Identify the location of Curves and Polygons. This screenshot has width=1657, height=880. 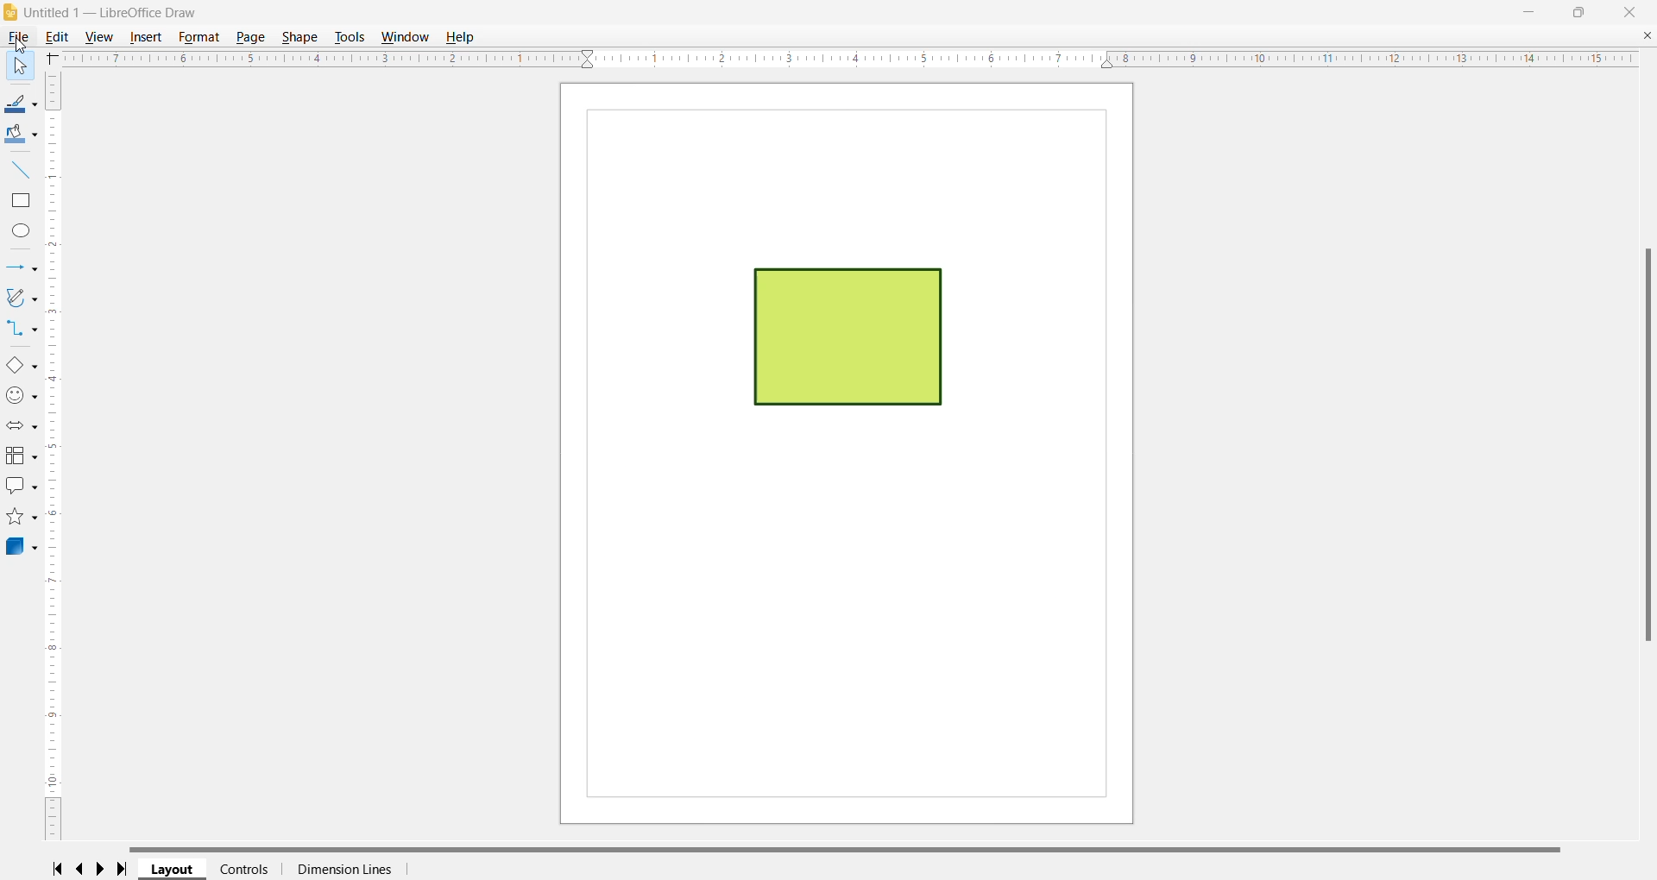
(21, 299).